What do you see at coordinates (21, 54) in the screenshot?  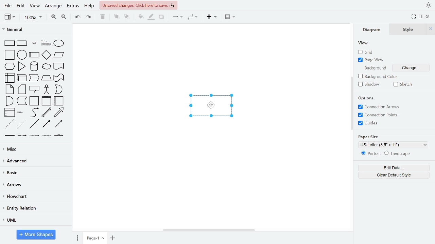 I see `general shapes` at bounding box center [21, 54].